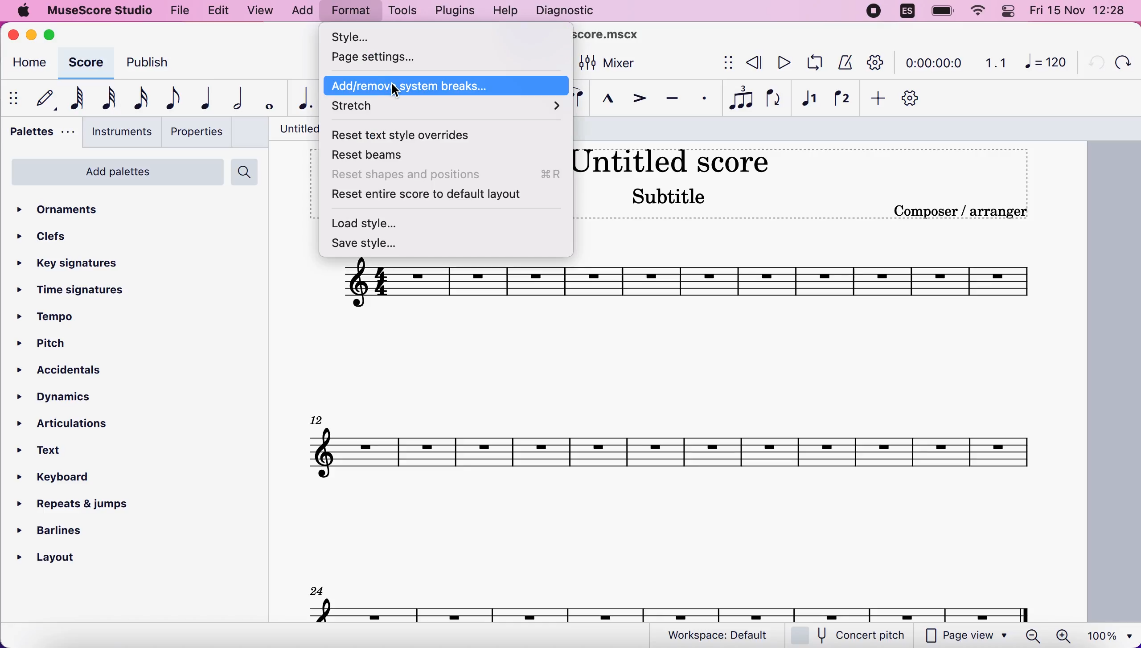 The width and height of the screenshot is (1141, 648). What do you see at coordinates (74, 291) in the screenshot?
I see `time signatures` at bounding box center [74, 291].